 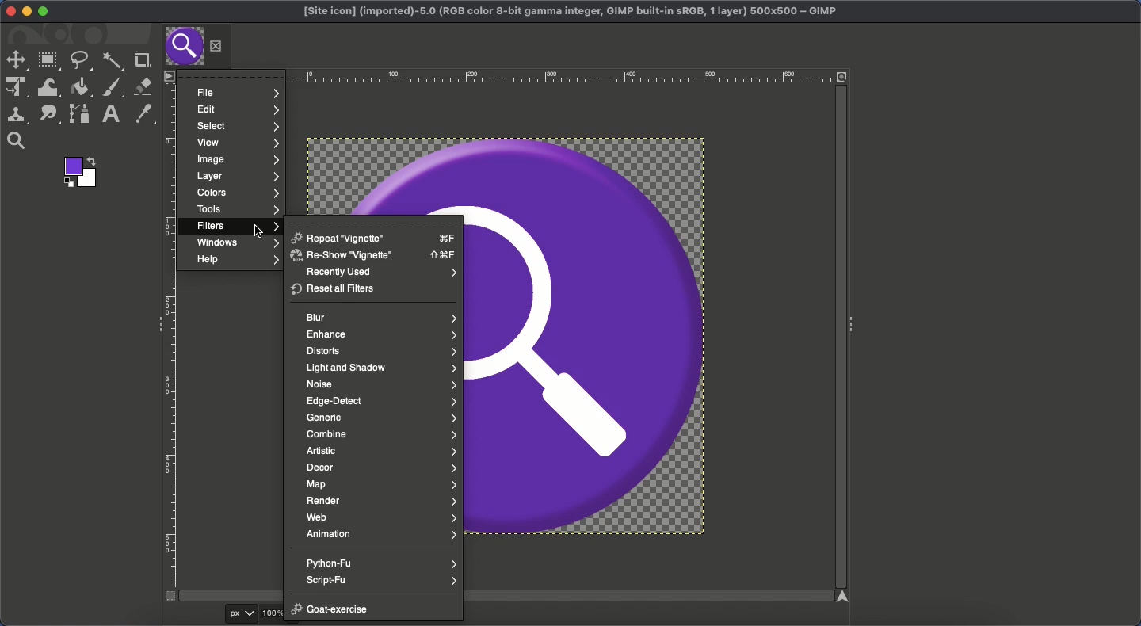 I want to click on Map, so click(x=380, y=483).